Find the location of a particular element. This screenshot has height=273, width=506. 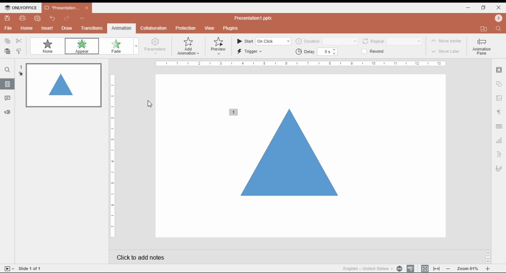

slide 1 is located at coordinates (67, 86).